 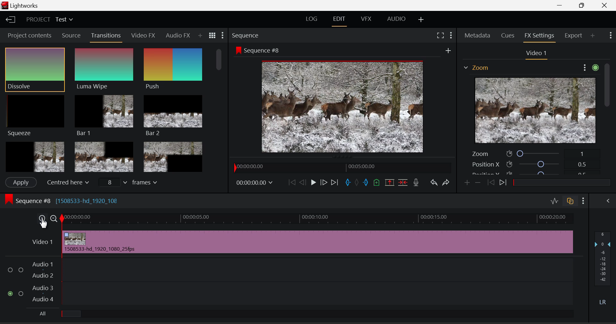 What do you see at coordinates (607, 120) in the screenshot?
I see `Scroll Bar` at bounding box center [607, 120].